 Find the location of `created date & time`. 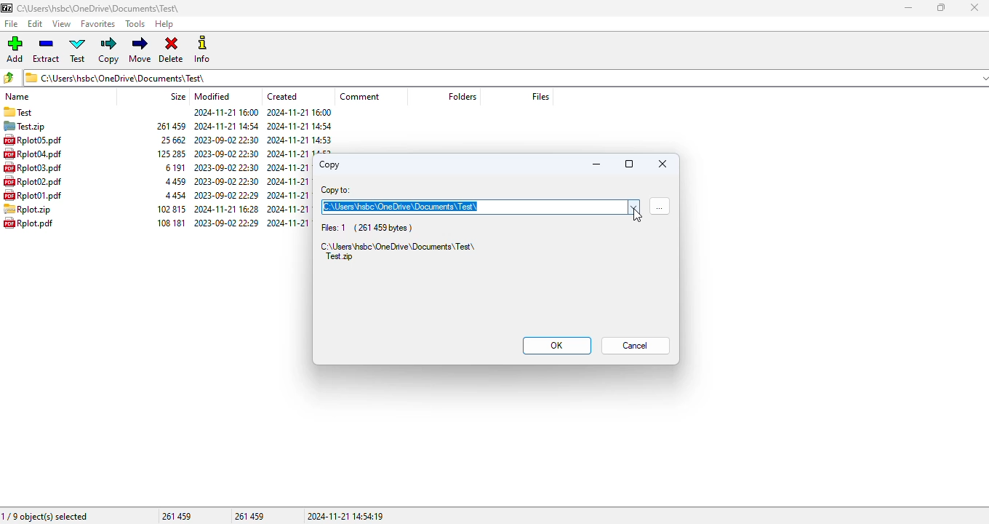

created date & time is located at coordinates (289, 222).